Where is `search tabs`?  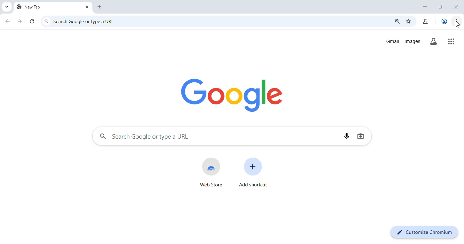 search tabs is located at coordinates (7, 6).